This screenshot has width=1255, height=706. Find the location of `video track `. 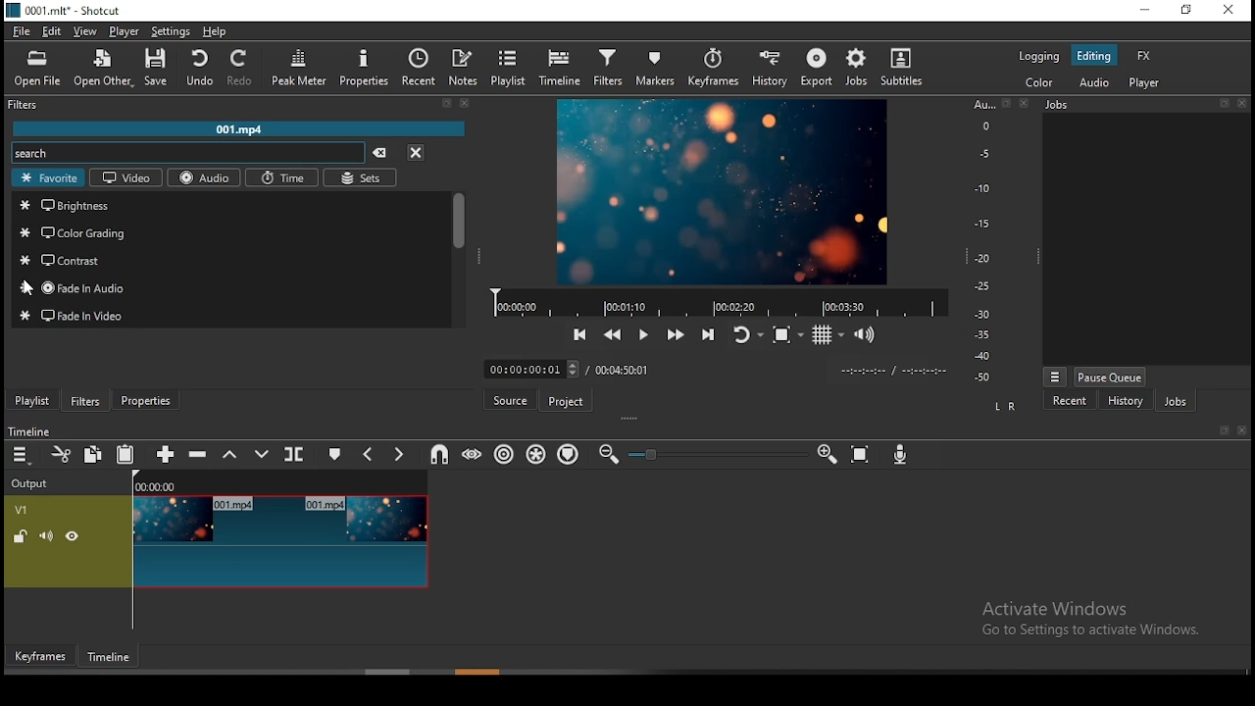

video track  is located at coordinates (216, 542).